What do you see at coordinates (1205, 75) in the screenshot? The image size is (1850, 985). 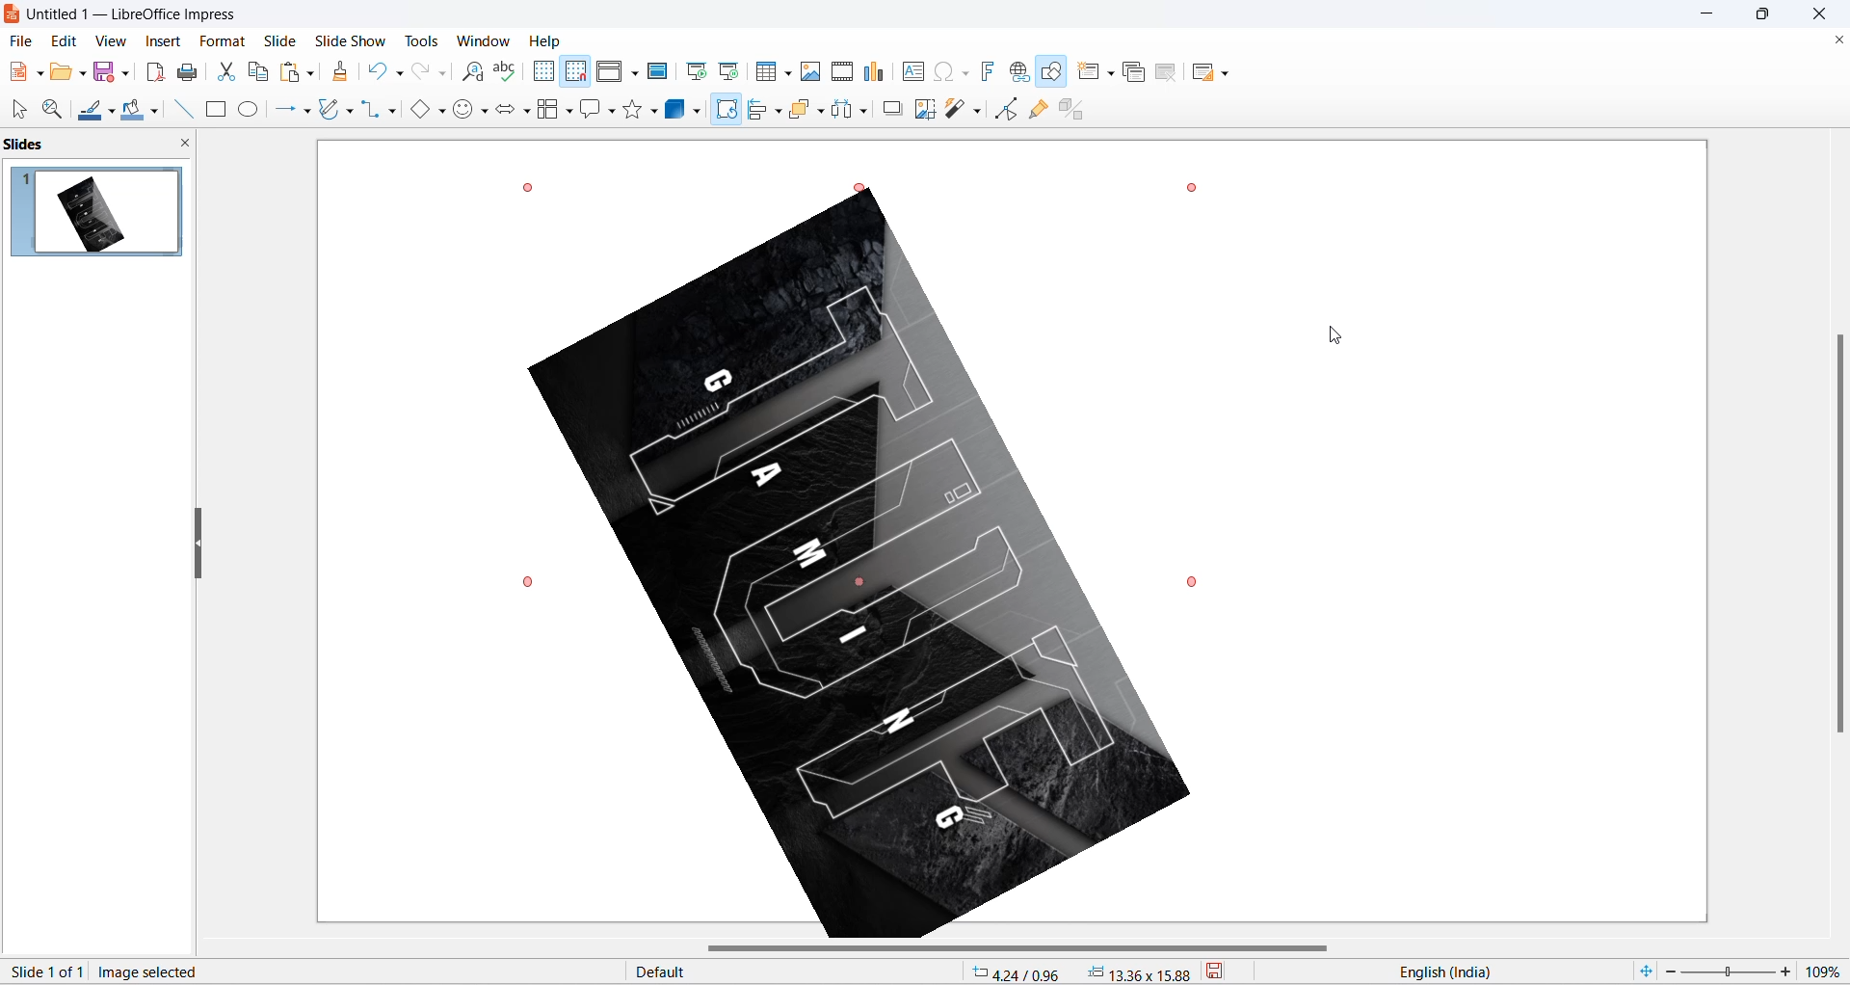 I see `slide layout icon` at bounding box center [1205, 75].